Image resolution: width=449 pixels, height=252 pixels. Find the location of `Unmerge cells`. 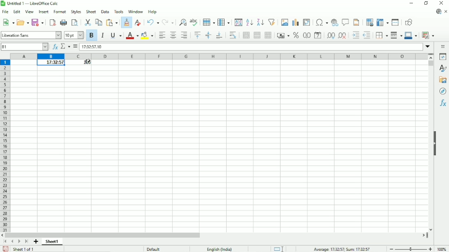

Unmerge cells is located at coordinates (268, 35).